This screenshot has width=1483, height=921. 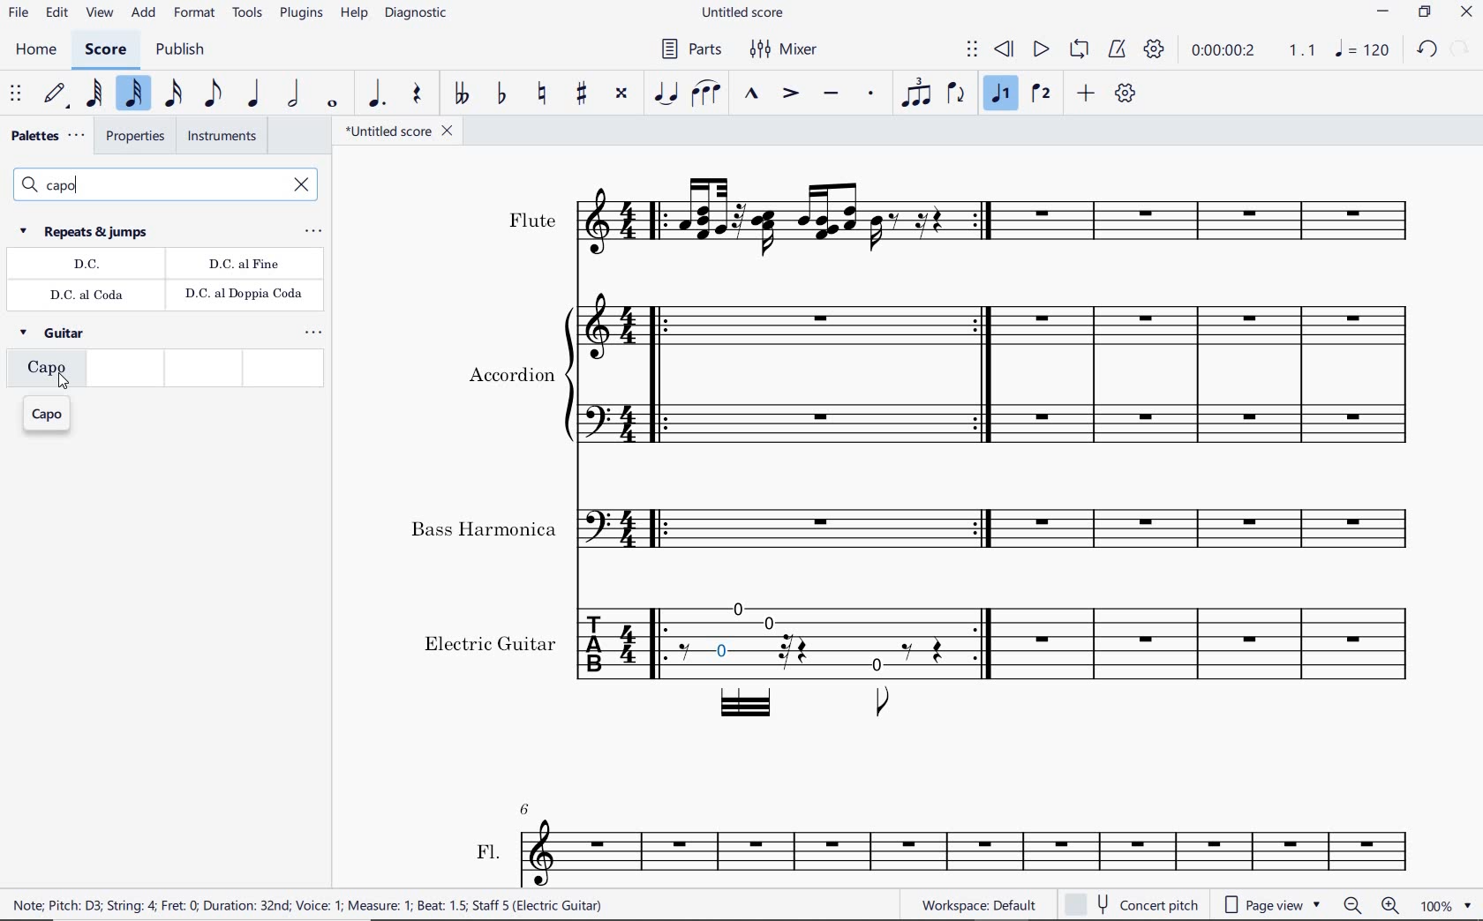 I want to click on tie, so click(x=667, y=92).